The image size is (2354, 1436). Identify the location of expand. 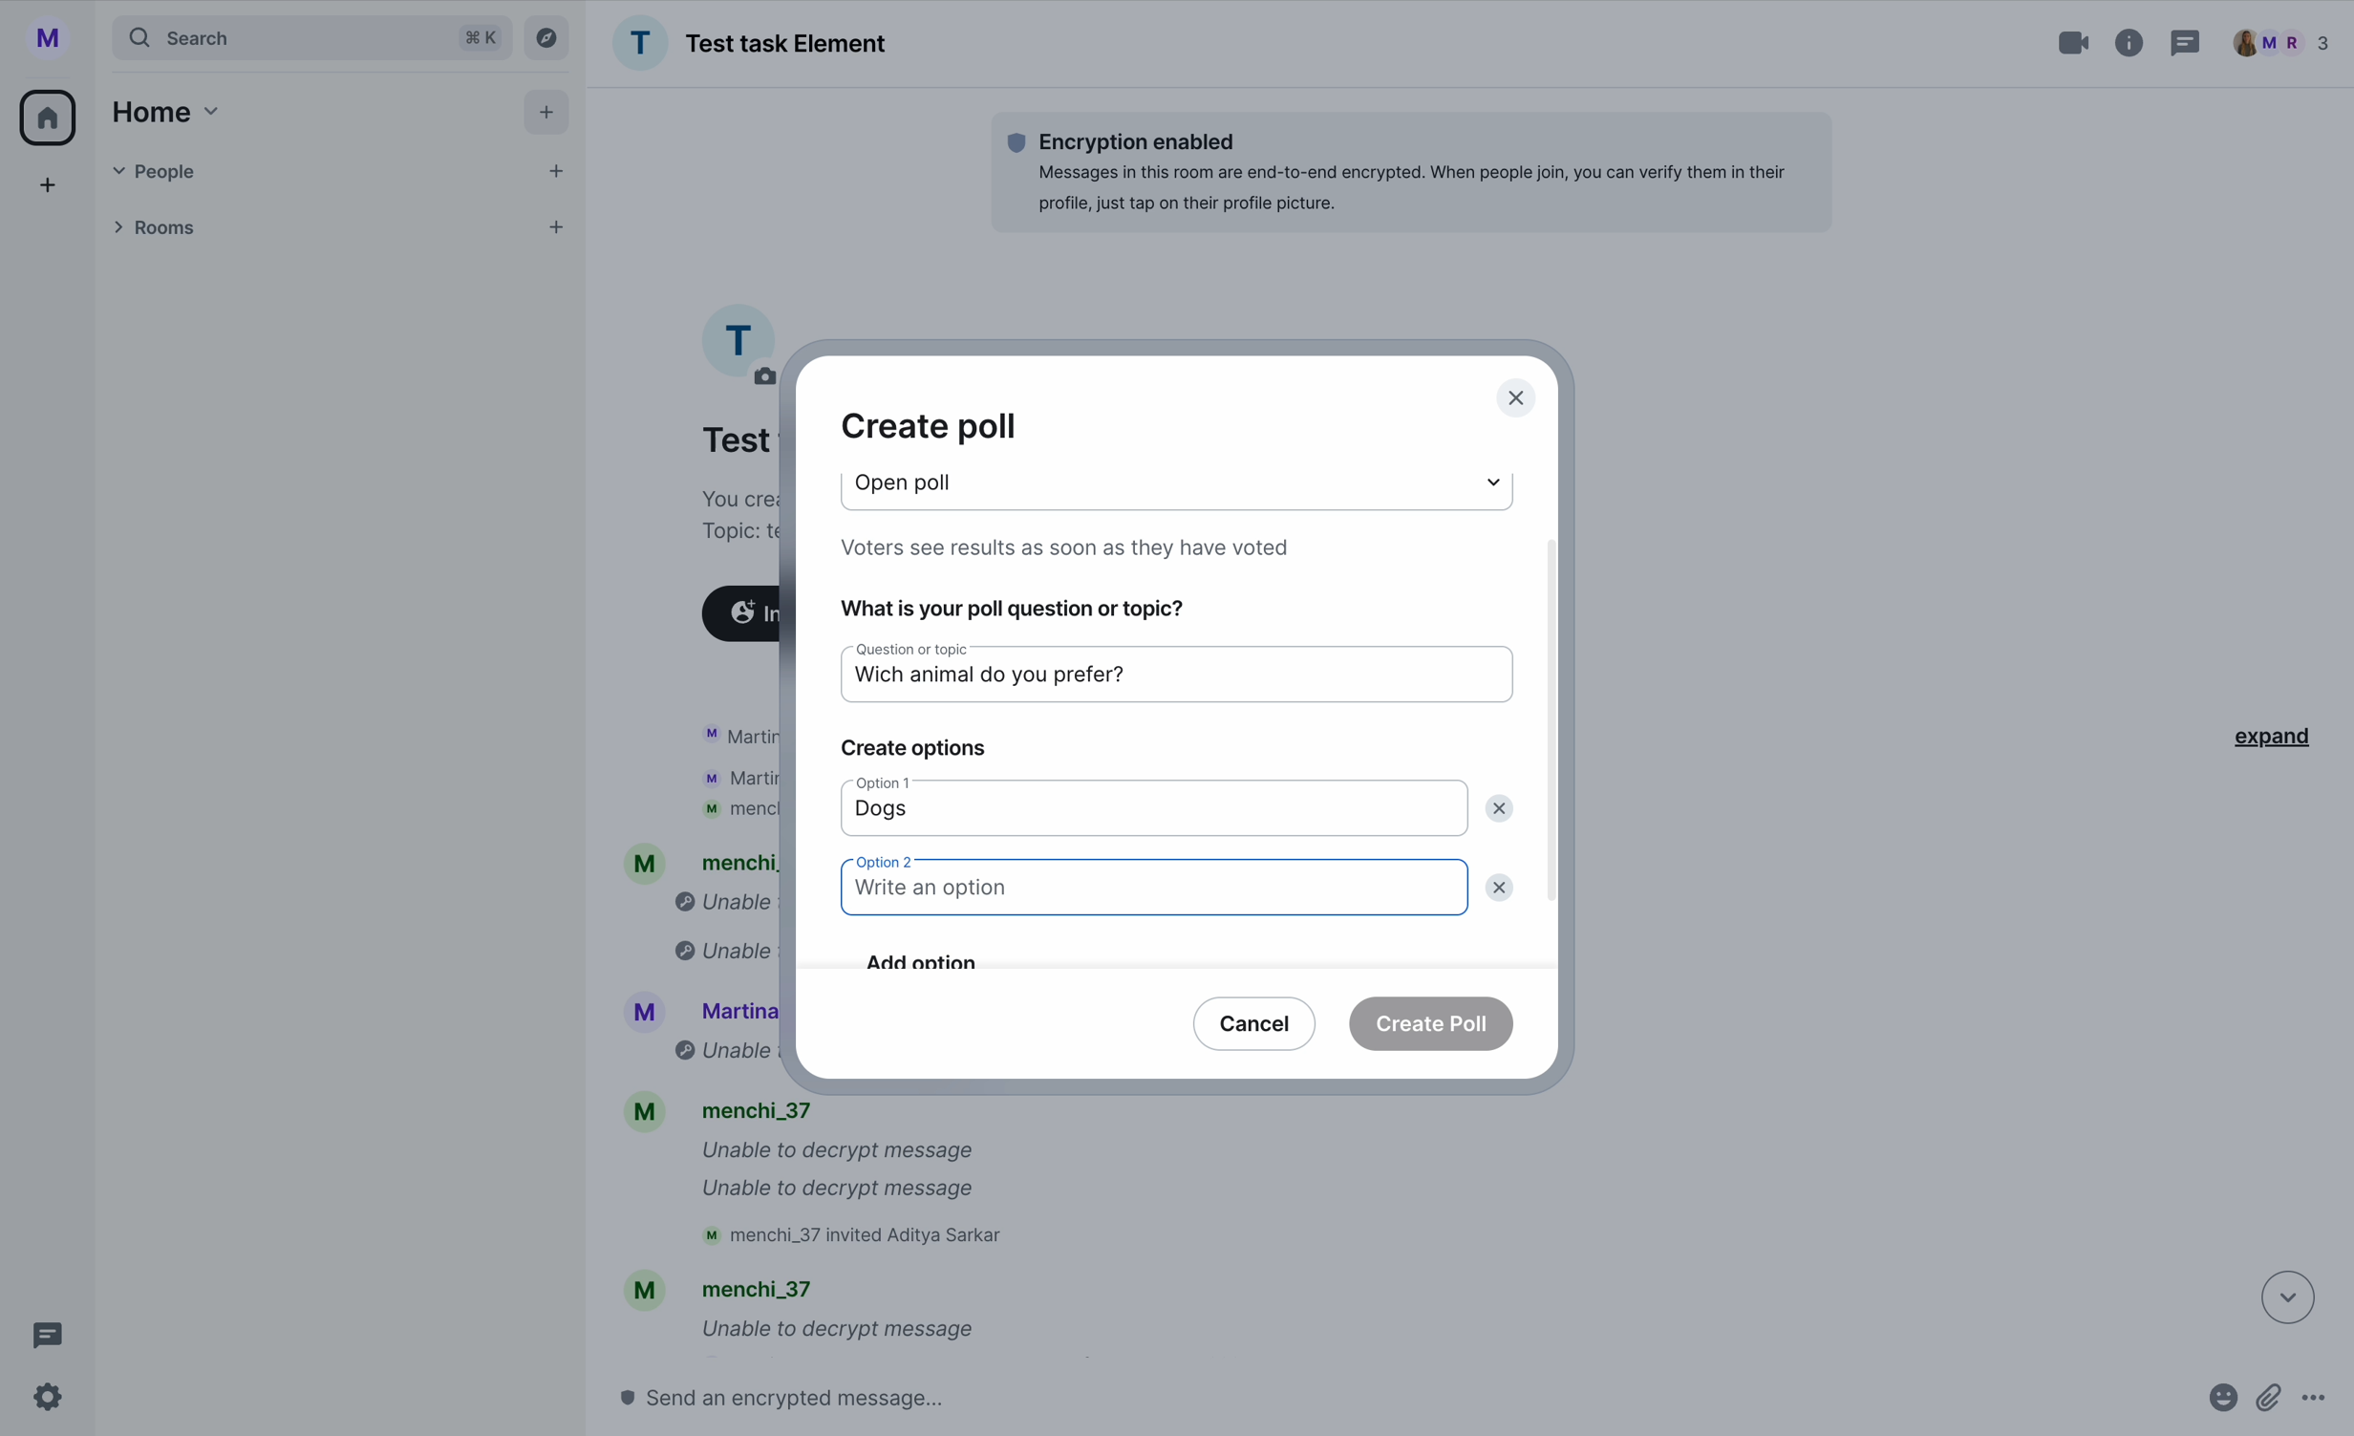
(2272, 739).